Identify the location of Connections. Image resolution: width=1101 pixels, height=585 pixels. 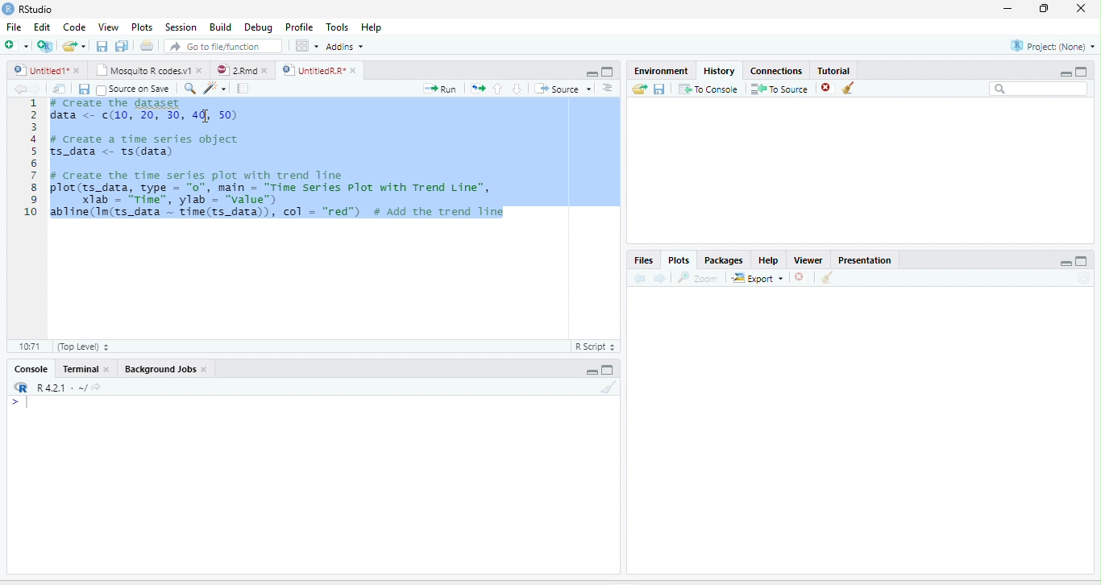
(777, 69).